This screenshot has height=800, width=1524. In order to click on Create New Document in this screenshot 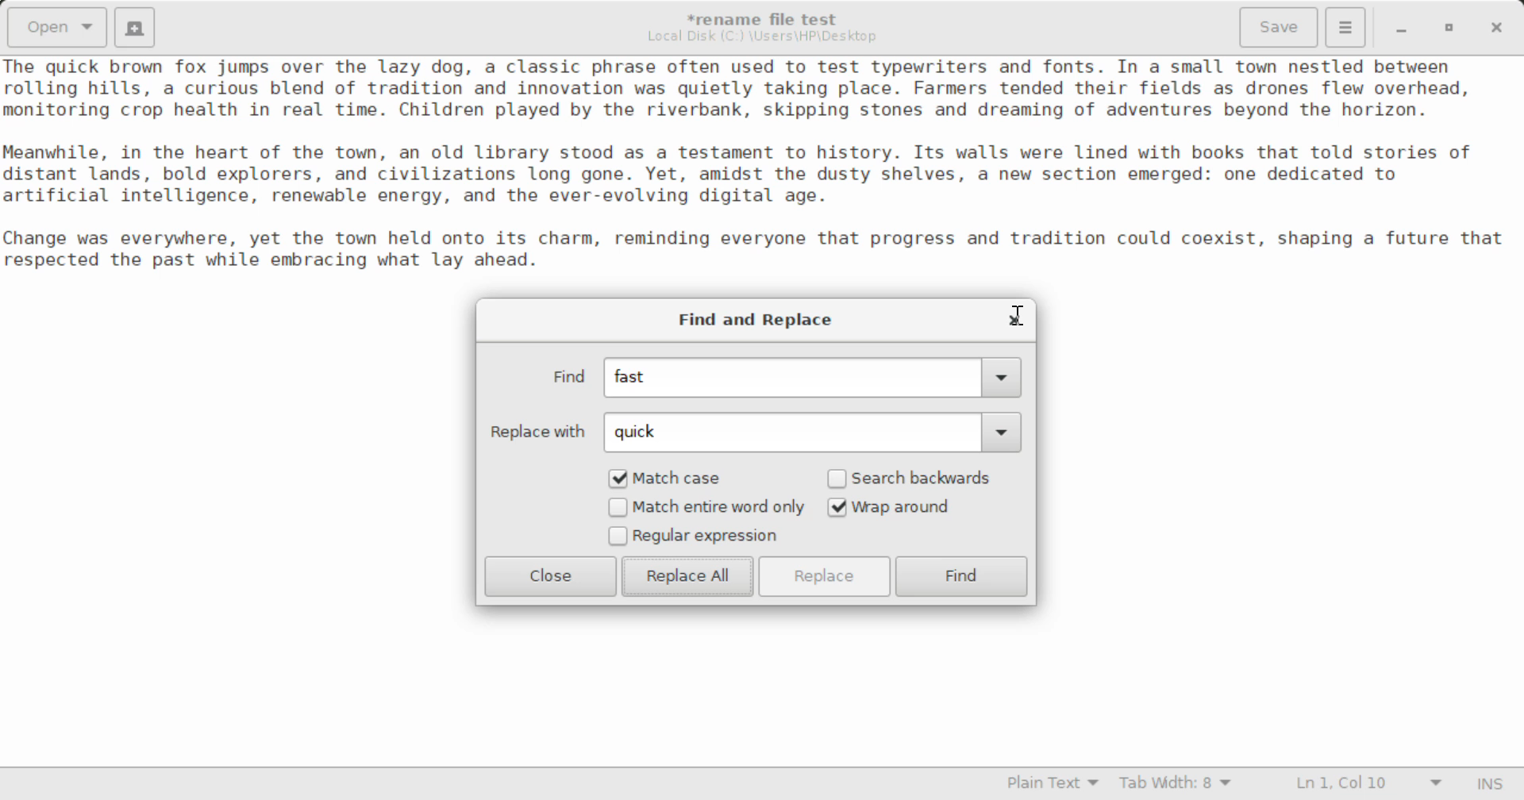, I will do `click(137, 27)`.